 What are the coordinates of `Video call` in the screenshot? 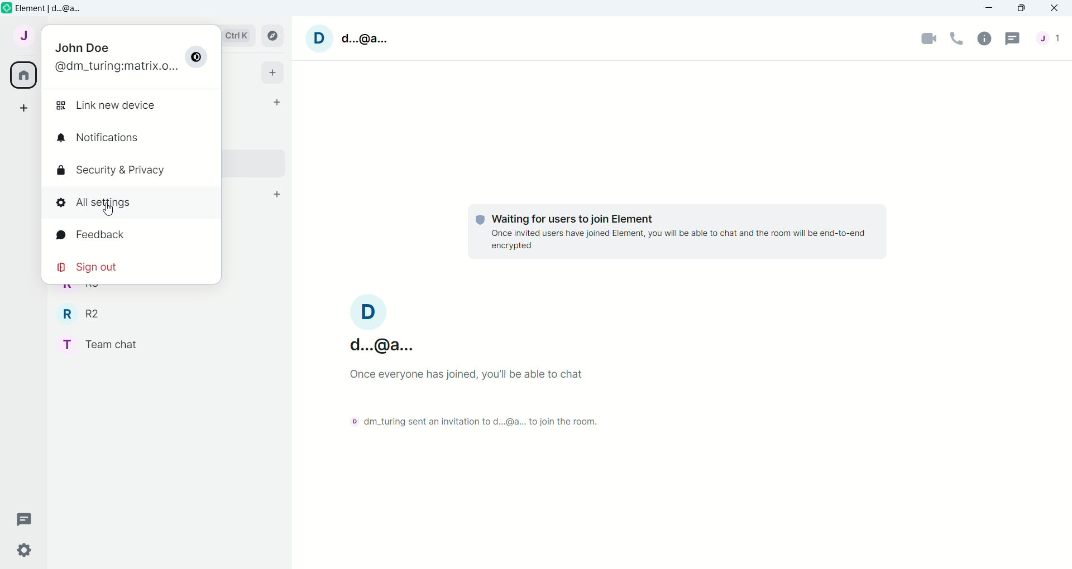 It's located at (930, 38).